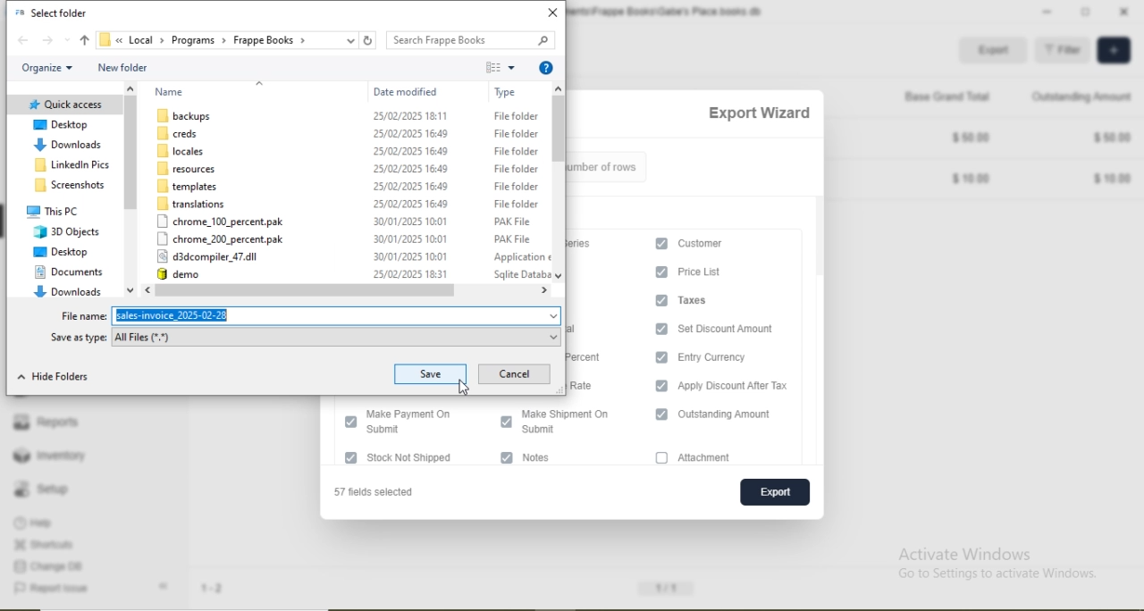  I want to click on Select folder, so click(60, 13).